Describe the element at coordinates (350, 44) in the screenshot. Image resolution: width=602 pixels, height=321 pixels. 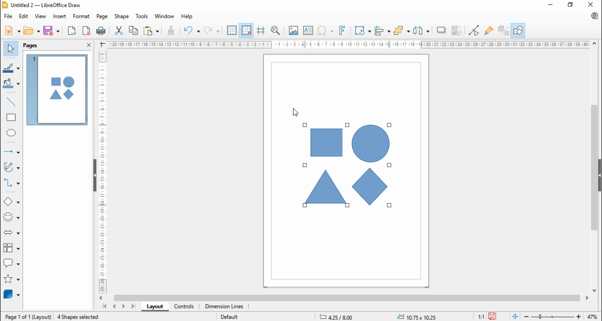
I see `horizontal scale` at that location.